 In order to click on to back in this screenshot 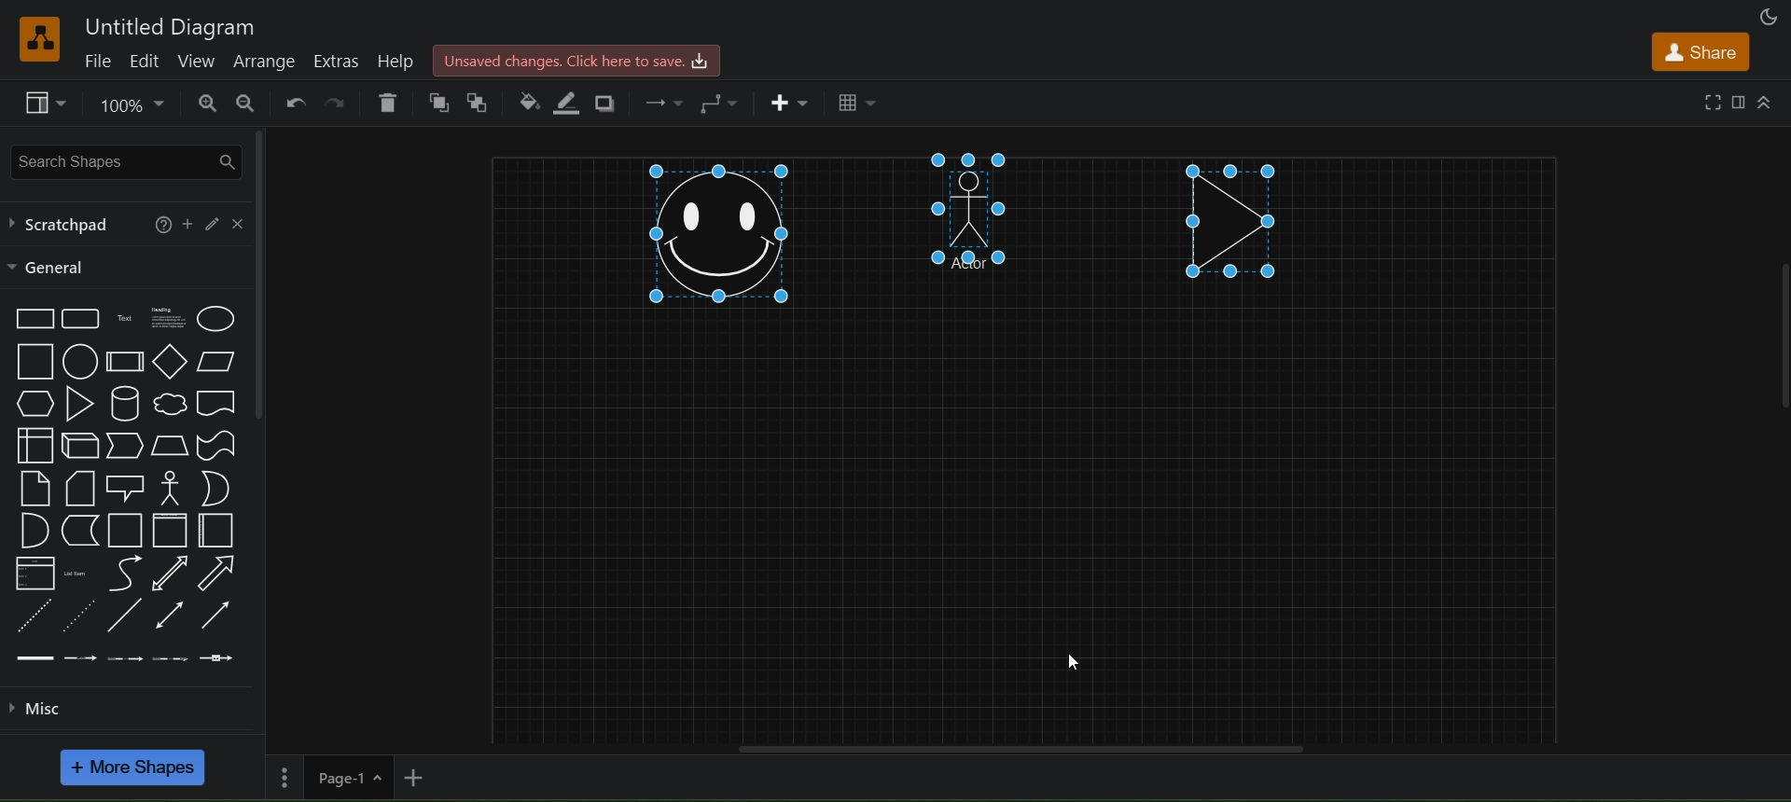, I will do `click(485, 100)`.